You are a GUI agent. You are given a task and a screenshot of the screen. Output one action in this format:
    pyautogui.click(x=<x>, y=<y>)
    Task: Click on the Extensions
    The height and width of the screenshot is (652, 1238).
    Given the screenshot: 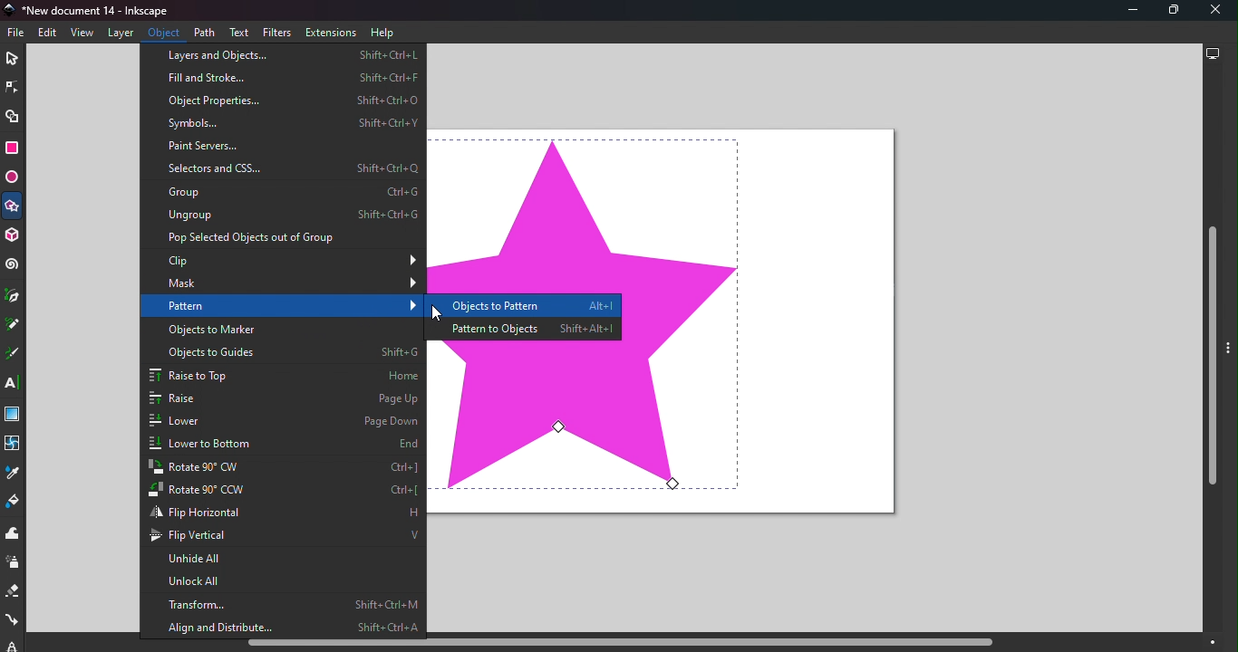 What is the action you would take?
    pyautogui.click(x=334, y=33)
    